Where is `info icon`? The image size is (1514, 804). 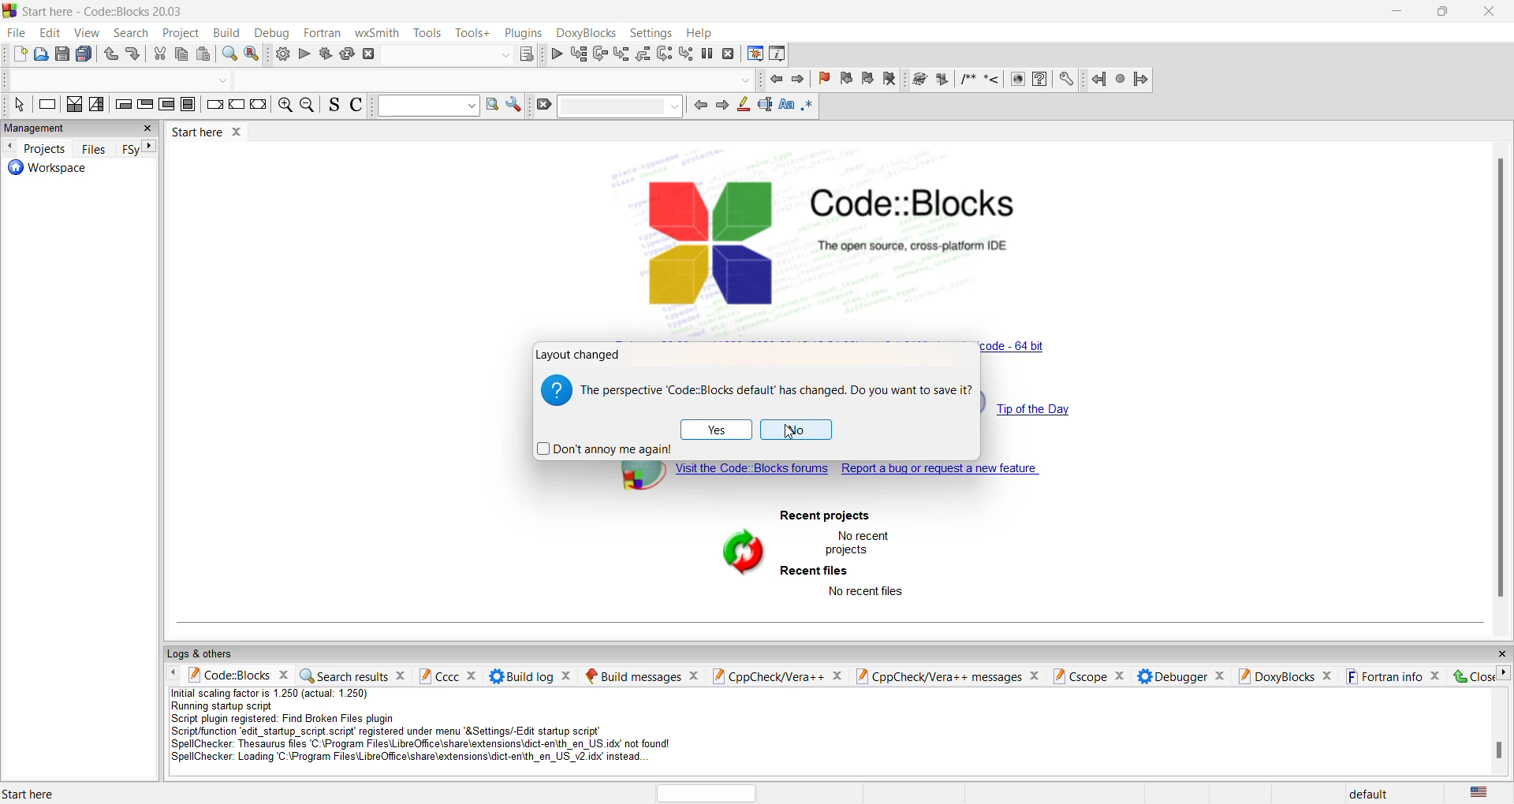
info icon is located at coordinates (1018, 80).